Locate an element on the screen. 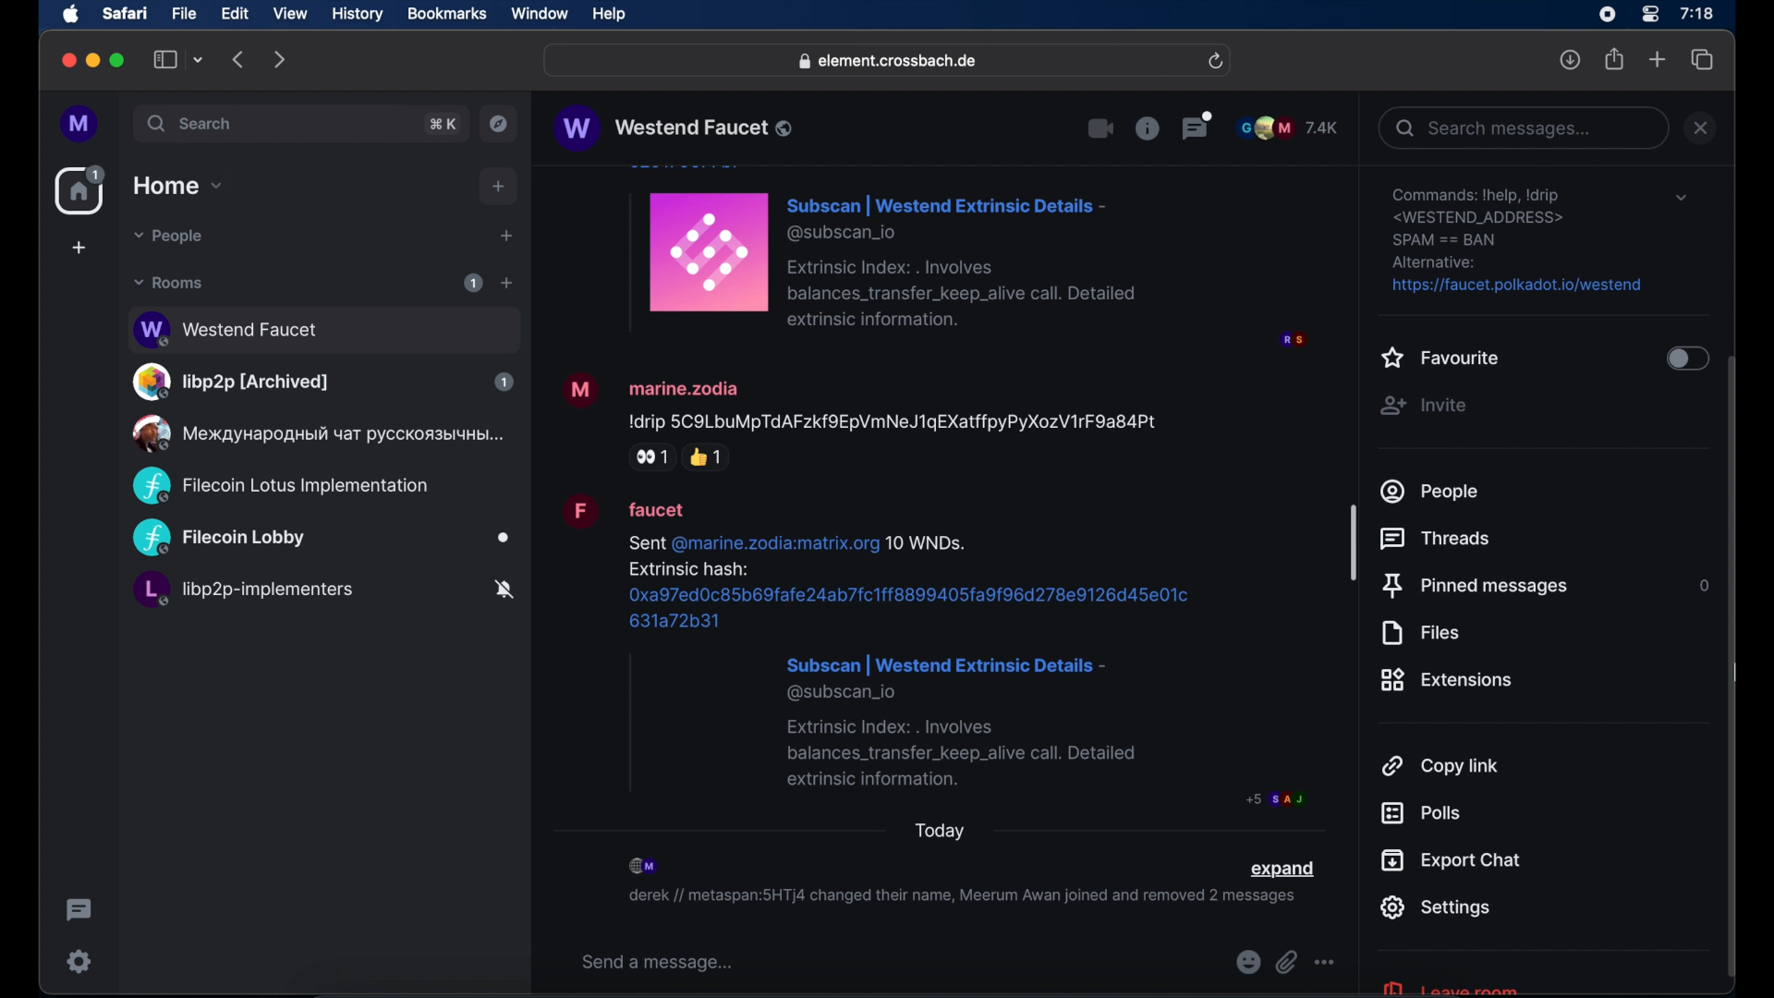 Image resolution: width=1774 pixels, height=998 pixels. emojis is located at coordinates (1246, 963).